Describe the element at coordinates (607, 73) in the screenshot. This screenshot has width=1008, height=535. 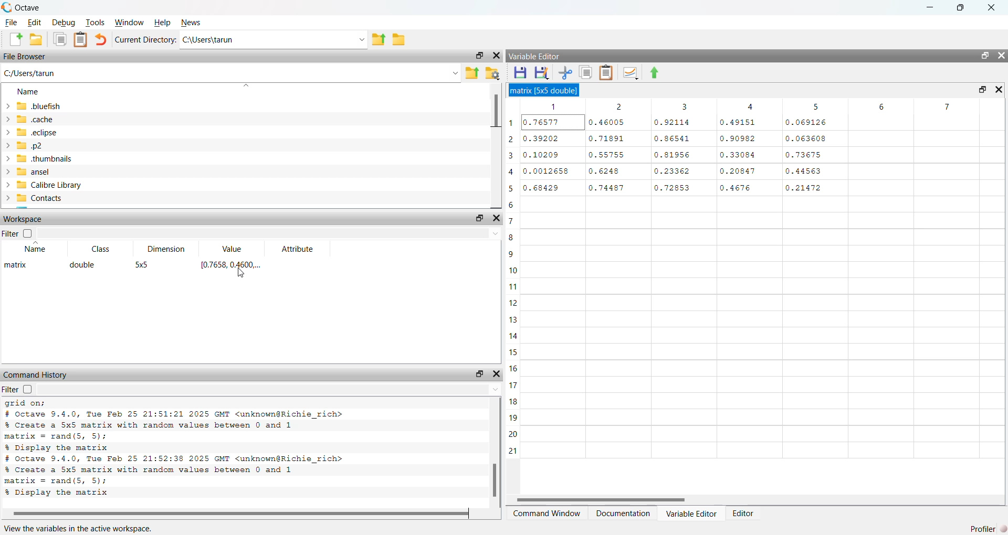
I see `notes` at that location.